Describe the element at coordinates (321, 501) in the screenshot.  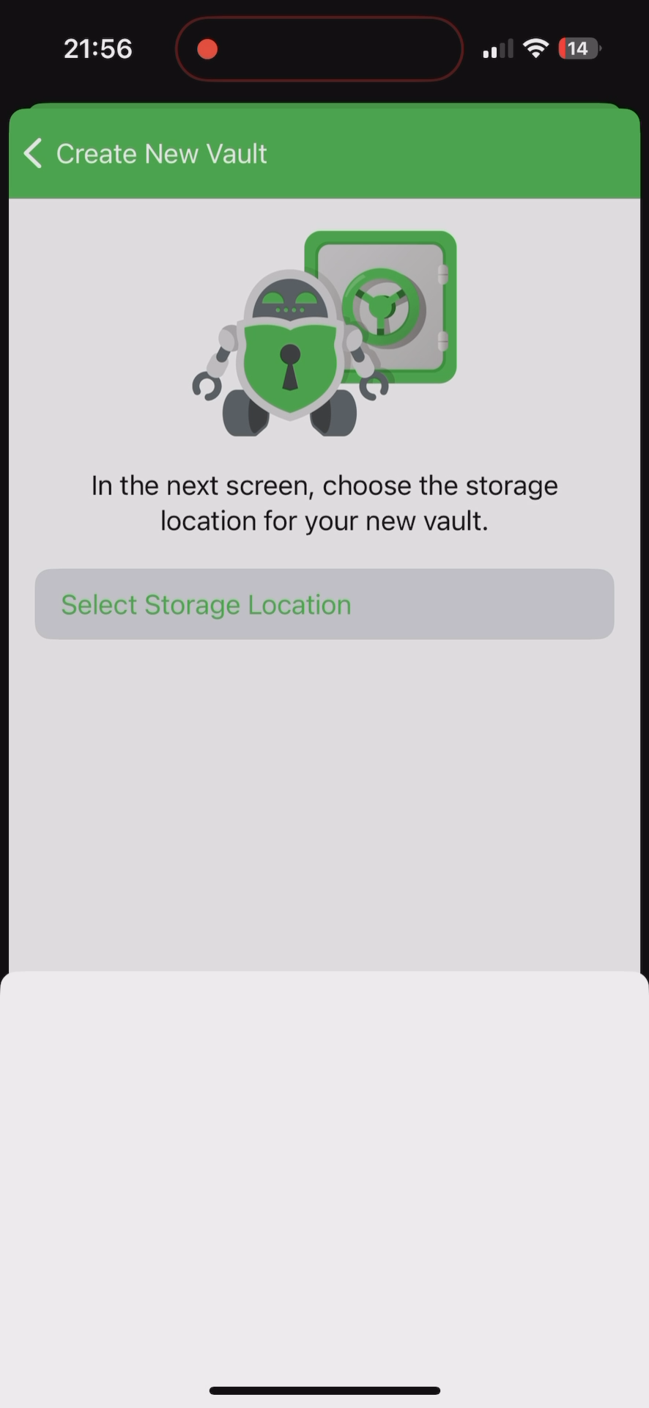
I see `In the next screen, choose the storage location for your new vault.` at that location.